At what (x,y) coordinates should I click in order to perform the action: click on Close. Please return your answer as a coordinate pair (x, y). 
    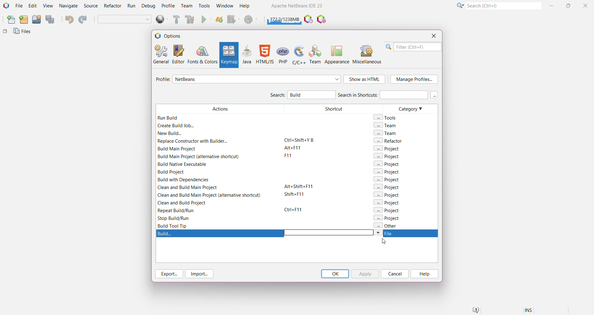
    Looking at the image, I should click on (586, 5).